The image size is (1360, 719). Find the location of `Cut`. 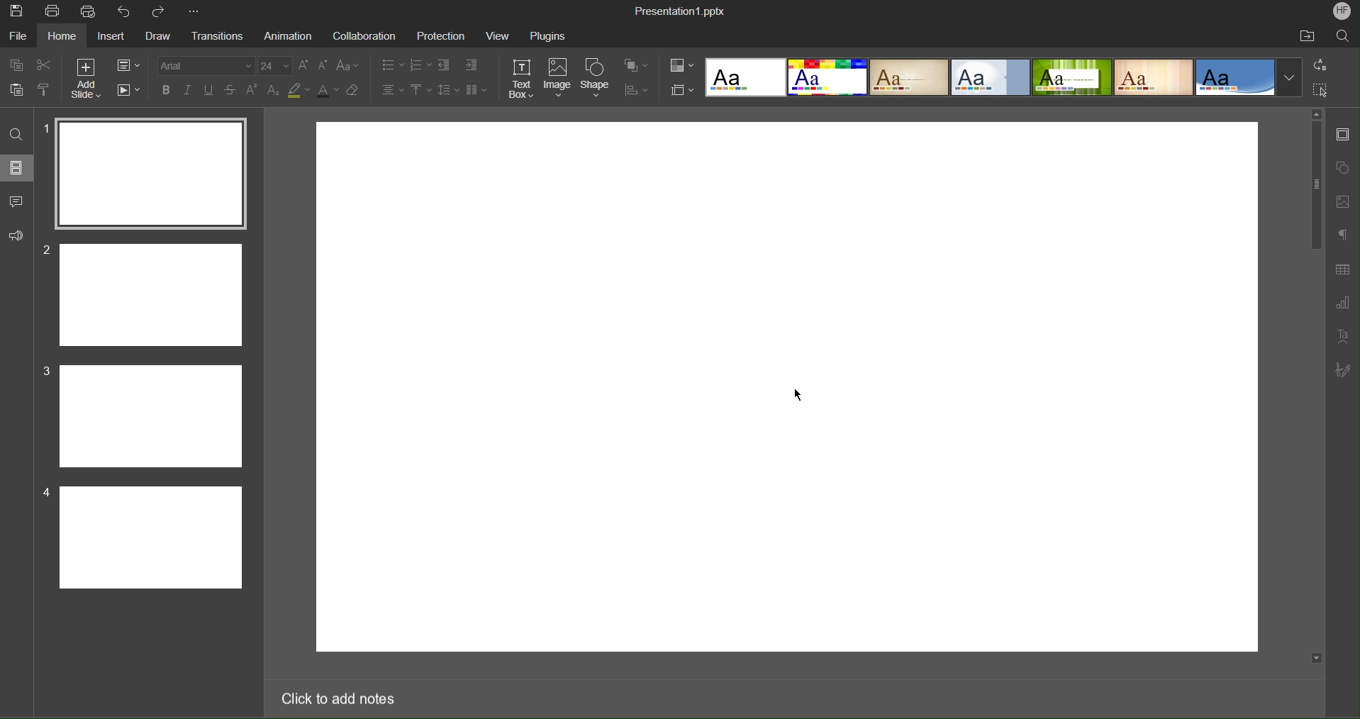

Cut is located at coordinates (46, 64).